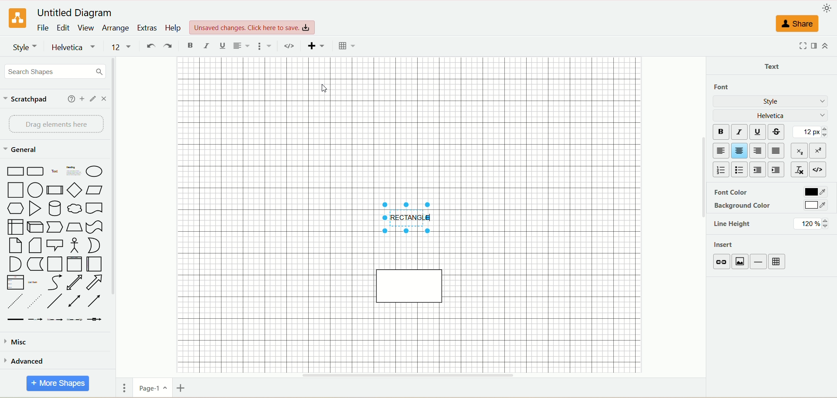 This screenshot has height=398, width=837. I want to click on view, so click(87, 28).